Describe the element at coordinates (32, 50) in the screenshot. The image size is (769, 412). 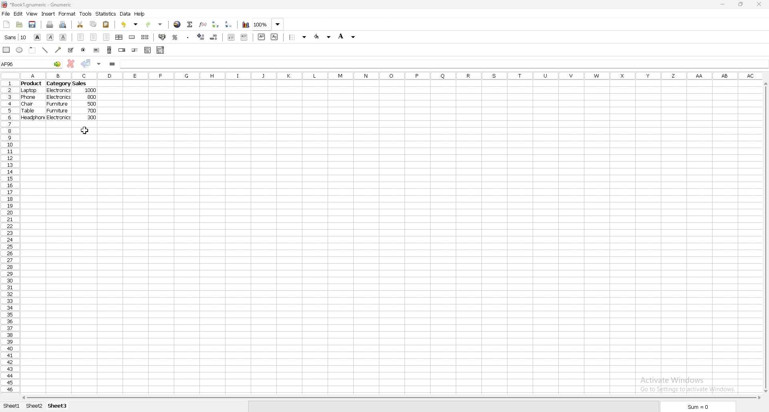
I see `frame` at that location.